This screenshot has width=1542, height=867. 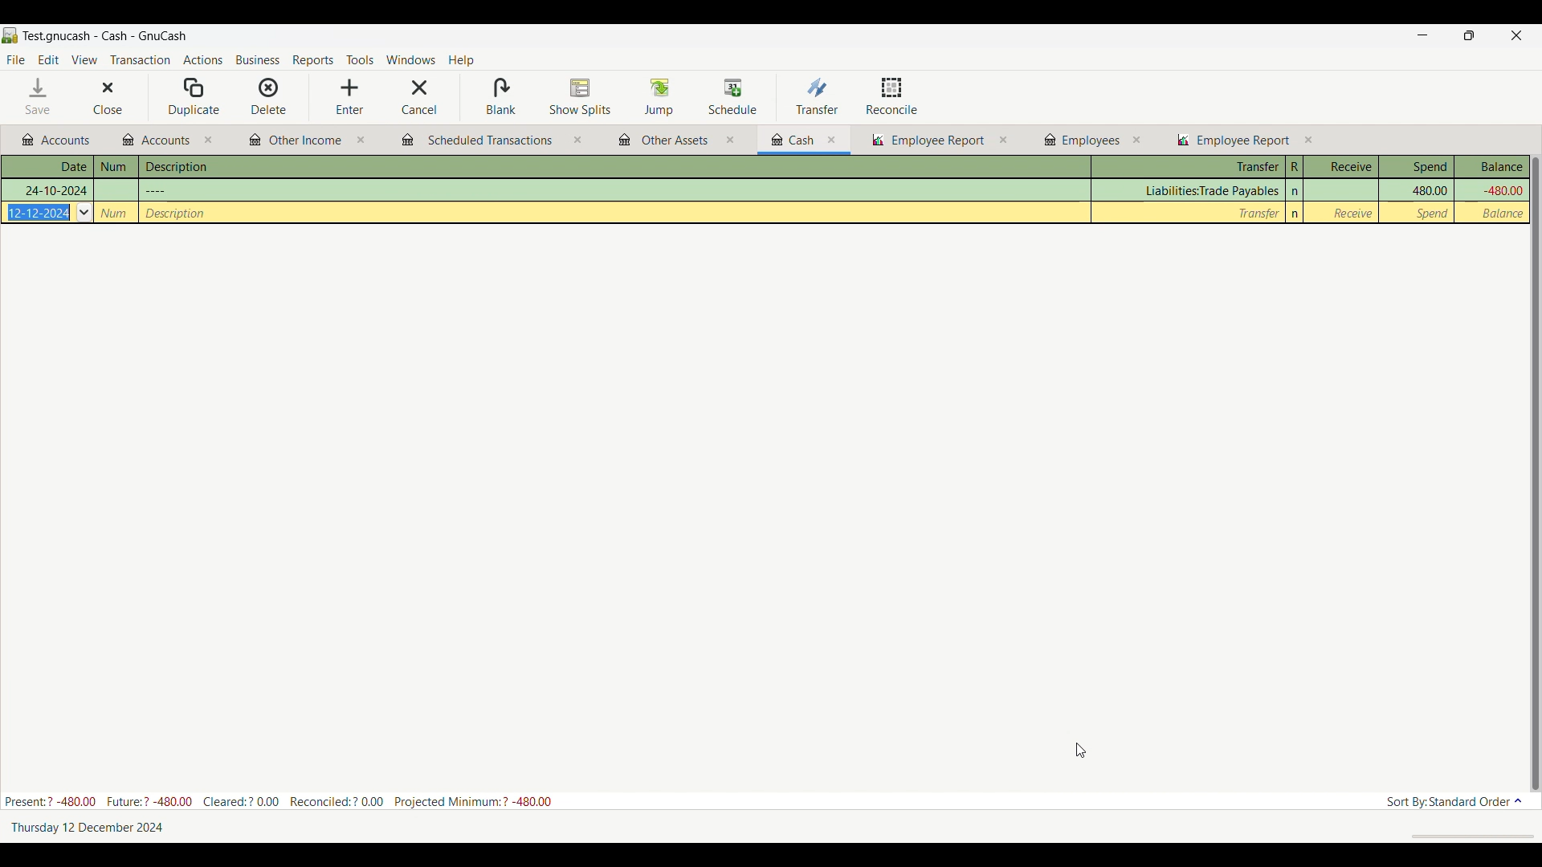 I want to click on Help menu, so click(x=461, y=61).